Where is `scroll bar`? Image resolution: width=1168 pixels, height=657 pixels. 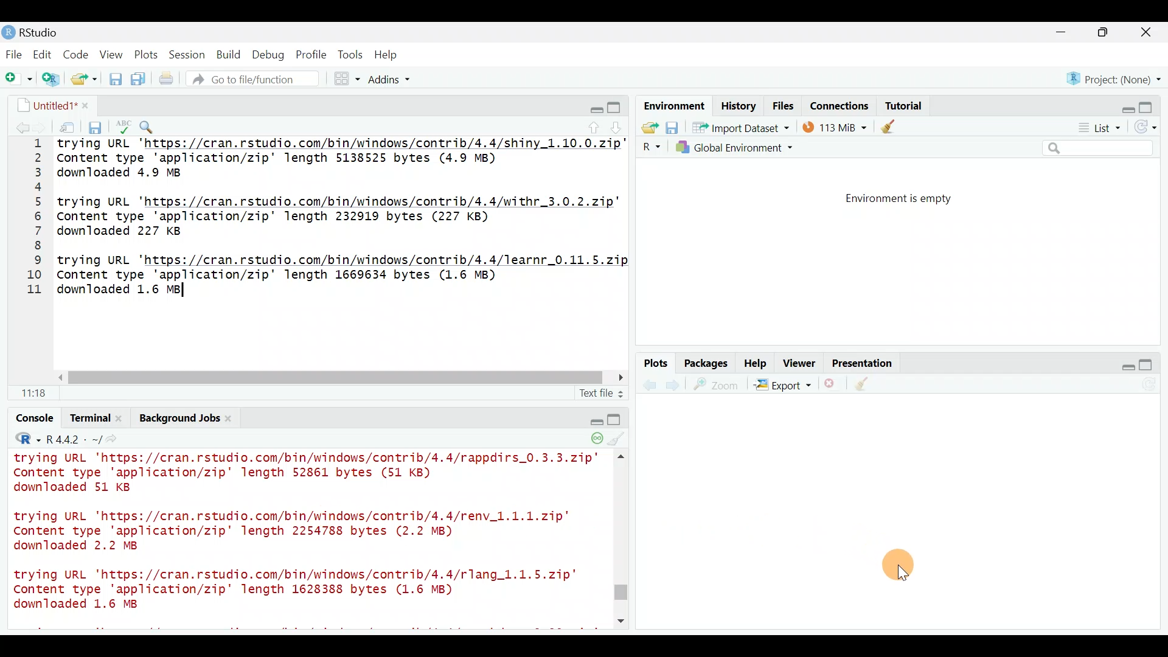
scroll bar is located at coordinates (623, 384).